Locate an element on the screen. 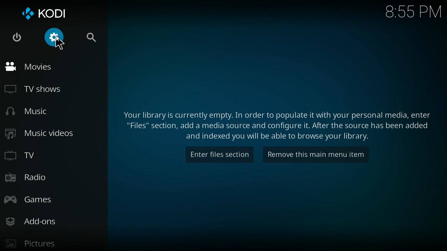  search is located at coordinates (88, 38).